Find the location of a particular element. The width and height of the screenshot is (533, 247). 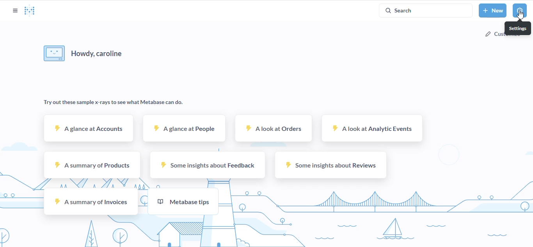

settings is located at coordinates (520, 11).